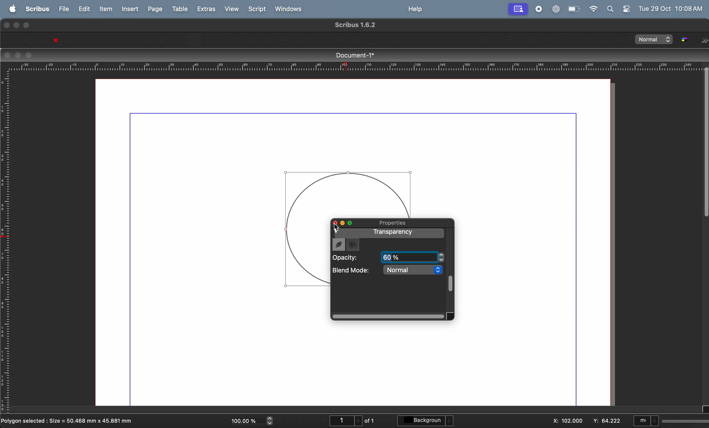 The height and width of the screenshot is (428, 709). What do you see at coordinates (687, 39) in the screenshot?
I see `toggle color management` at bounding box center [687, 39].